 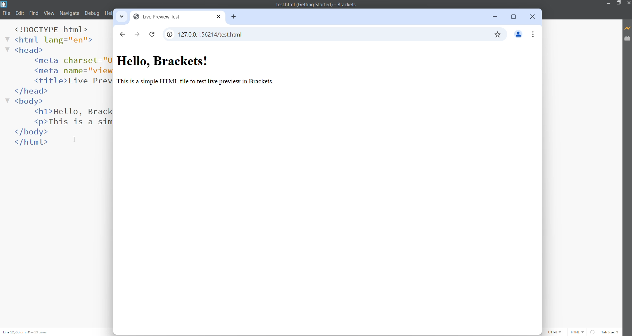 What do you see at coordinates (618, 3) in the screenshot?
I see `Maximize` at bounding box center [618, 3].